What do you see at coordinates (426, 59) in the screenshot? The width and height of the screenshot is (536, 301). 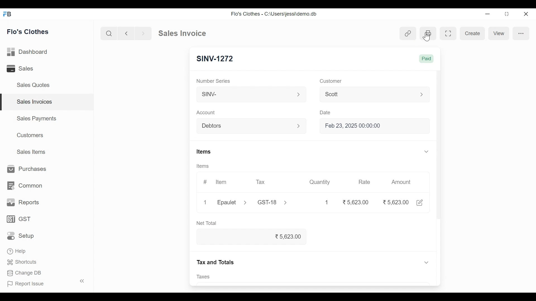 I see `Paid` at bounding box center [426, 59].